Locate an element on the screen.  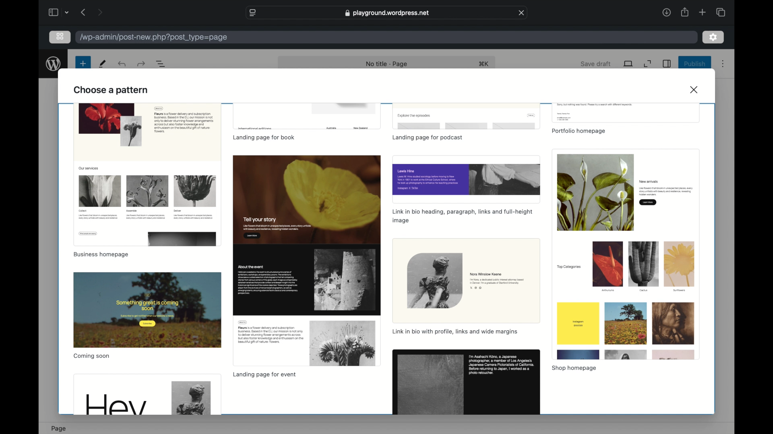
dropdown is located at coordinates (68, 12).